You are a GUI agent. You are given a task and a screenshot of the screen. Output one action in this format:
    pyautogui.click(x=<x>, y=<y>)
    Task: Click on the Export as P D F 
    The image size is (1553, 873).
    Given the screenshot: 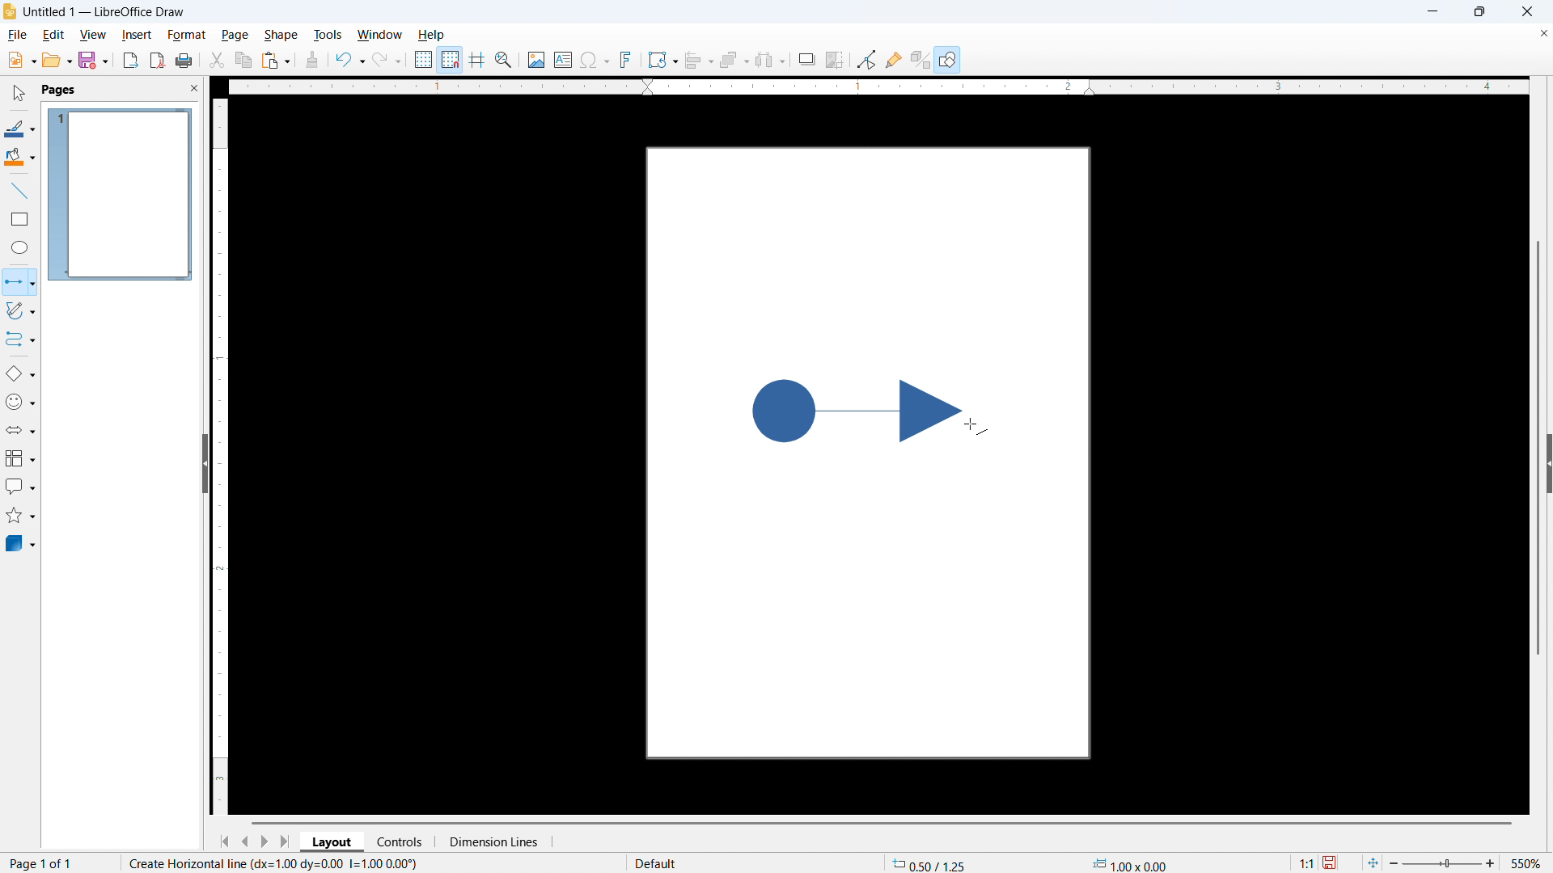 What is the action you would take?
    pyautogui.click(x=158, y=60)
    